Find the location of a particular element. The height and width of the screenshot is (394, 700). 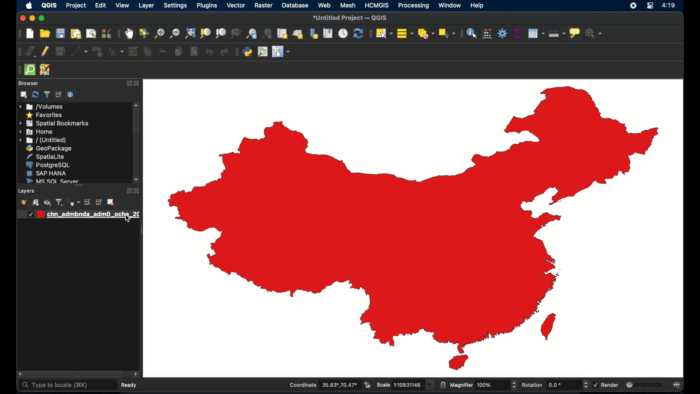

4:19 is located at coordinates (669, 5).